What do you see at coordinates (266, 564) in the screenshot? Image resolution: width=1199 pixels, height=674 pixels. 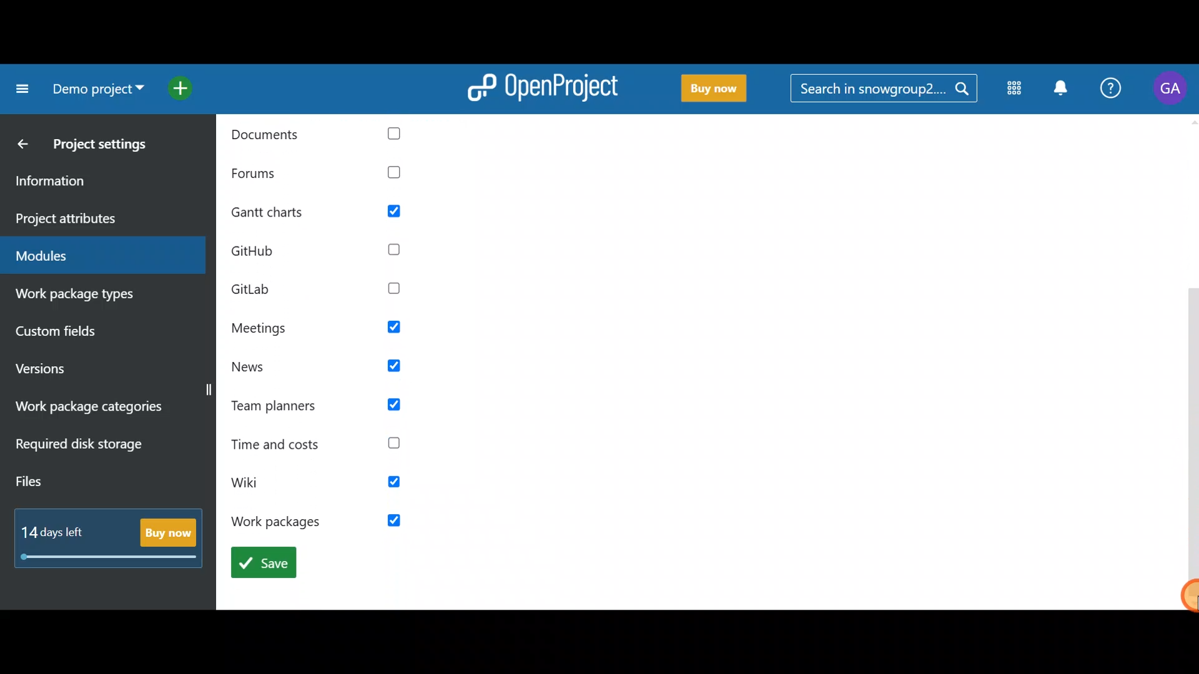 I see `save` at bounding box center [266, 564].